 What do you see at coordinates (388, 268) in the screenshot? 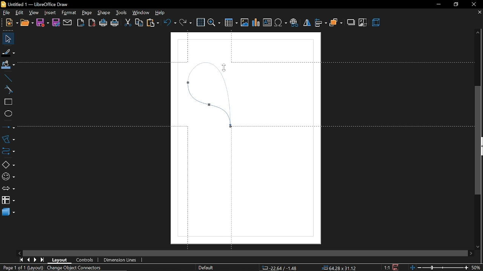
I see `1:1` at bounding box center [388, 268].